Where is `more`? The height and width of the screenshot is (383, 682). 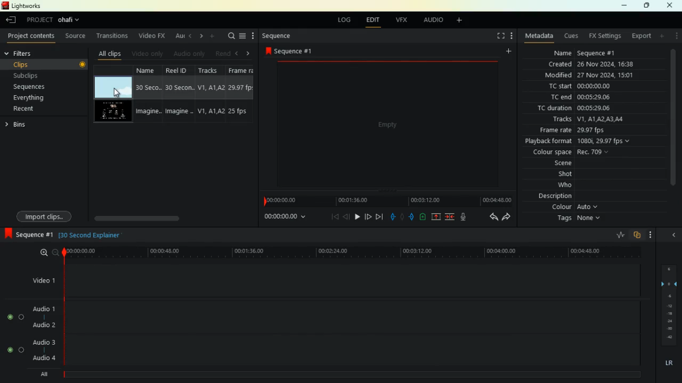 more is located at coordinates (215, 37).